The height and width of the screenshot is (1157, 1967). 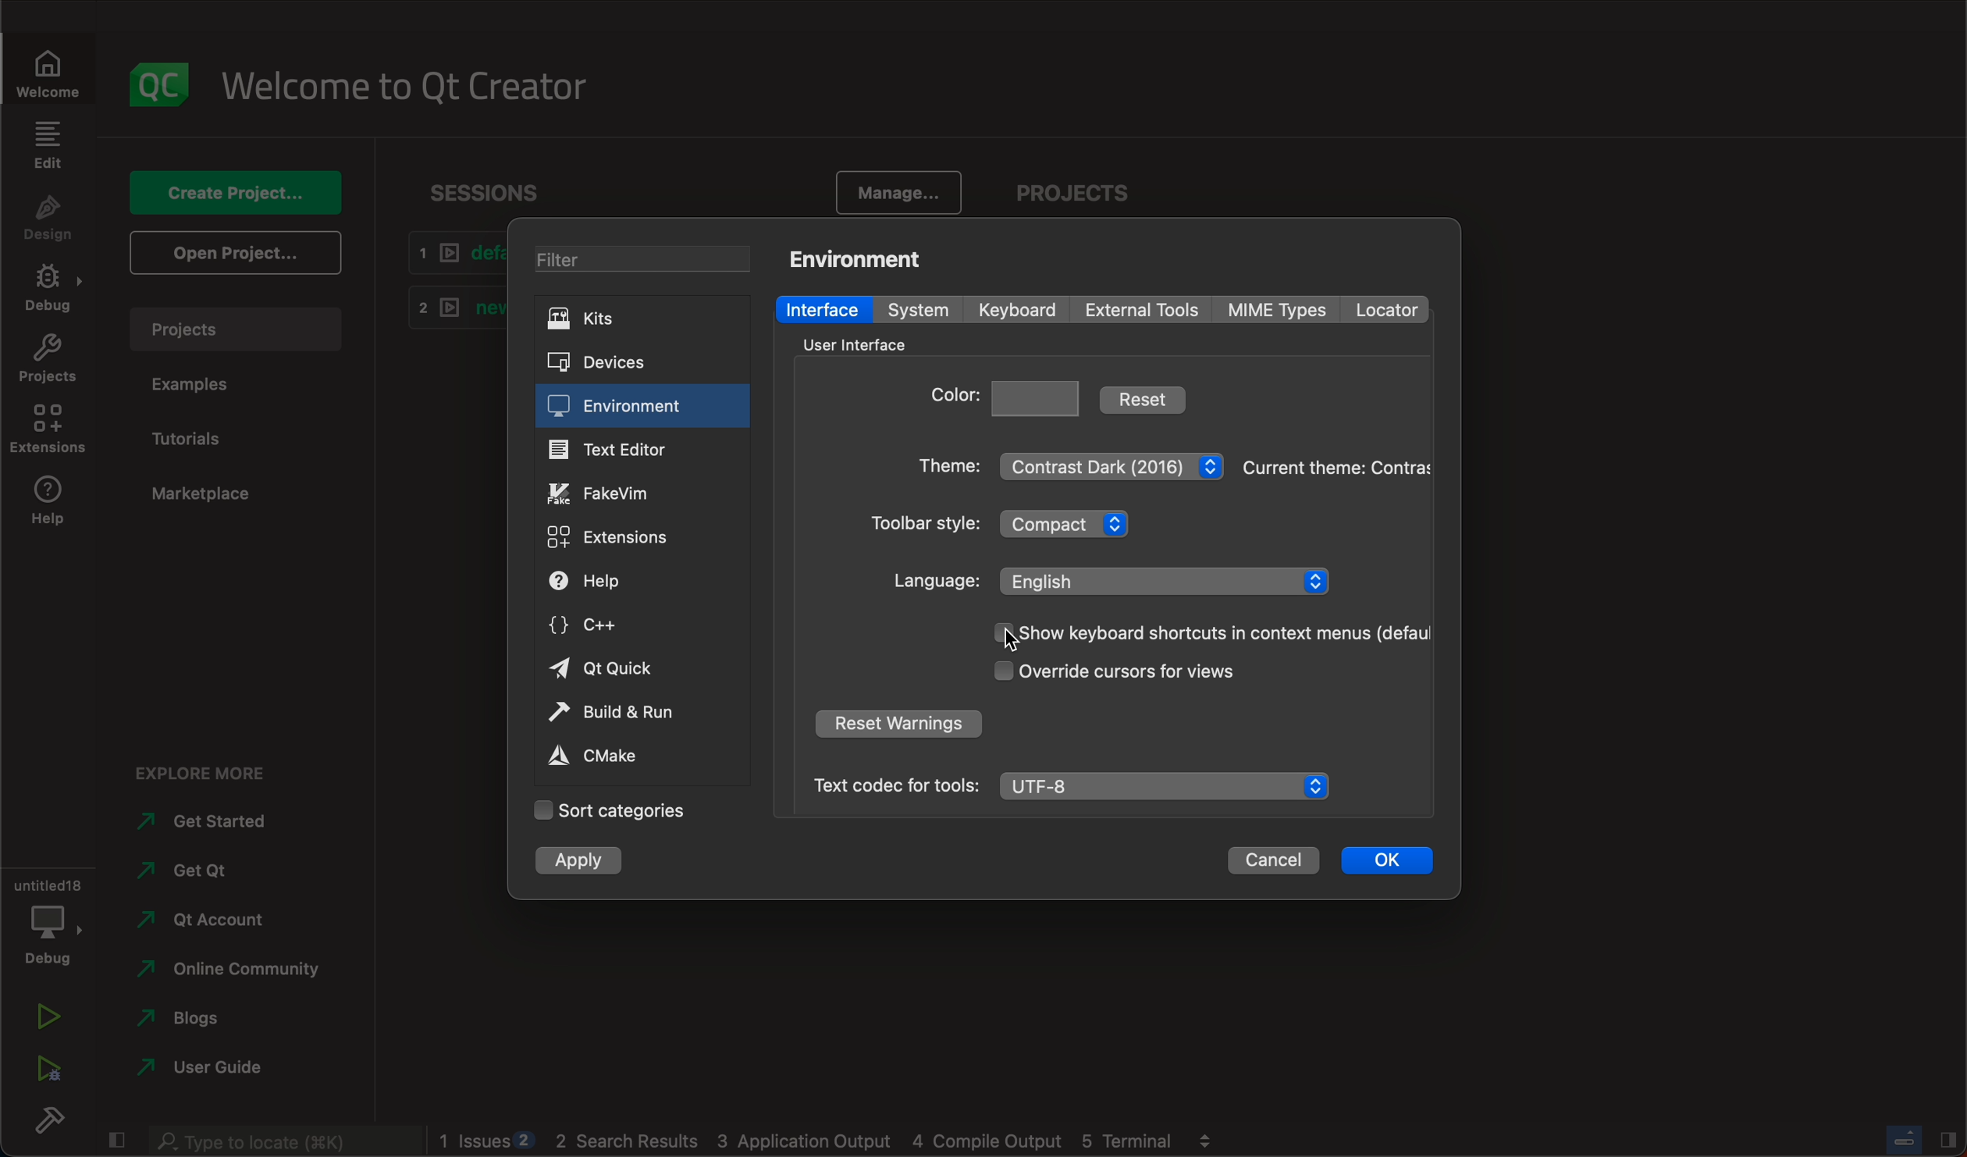 What do you see at coordinates (44, 505) in the screenshot?
I see `help` at bounding box center [44, 505].